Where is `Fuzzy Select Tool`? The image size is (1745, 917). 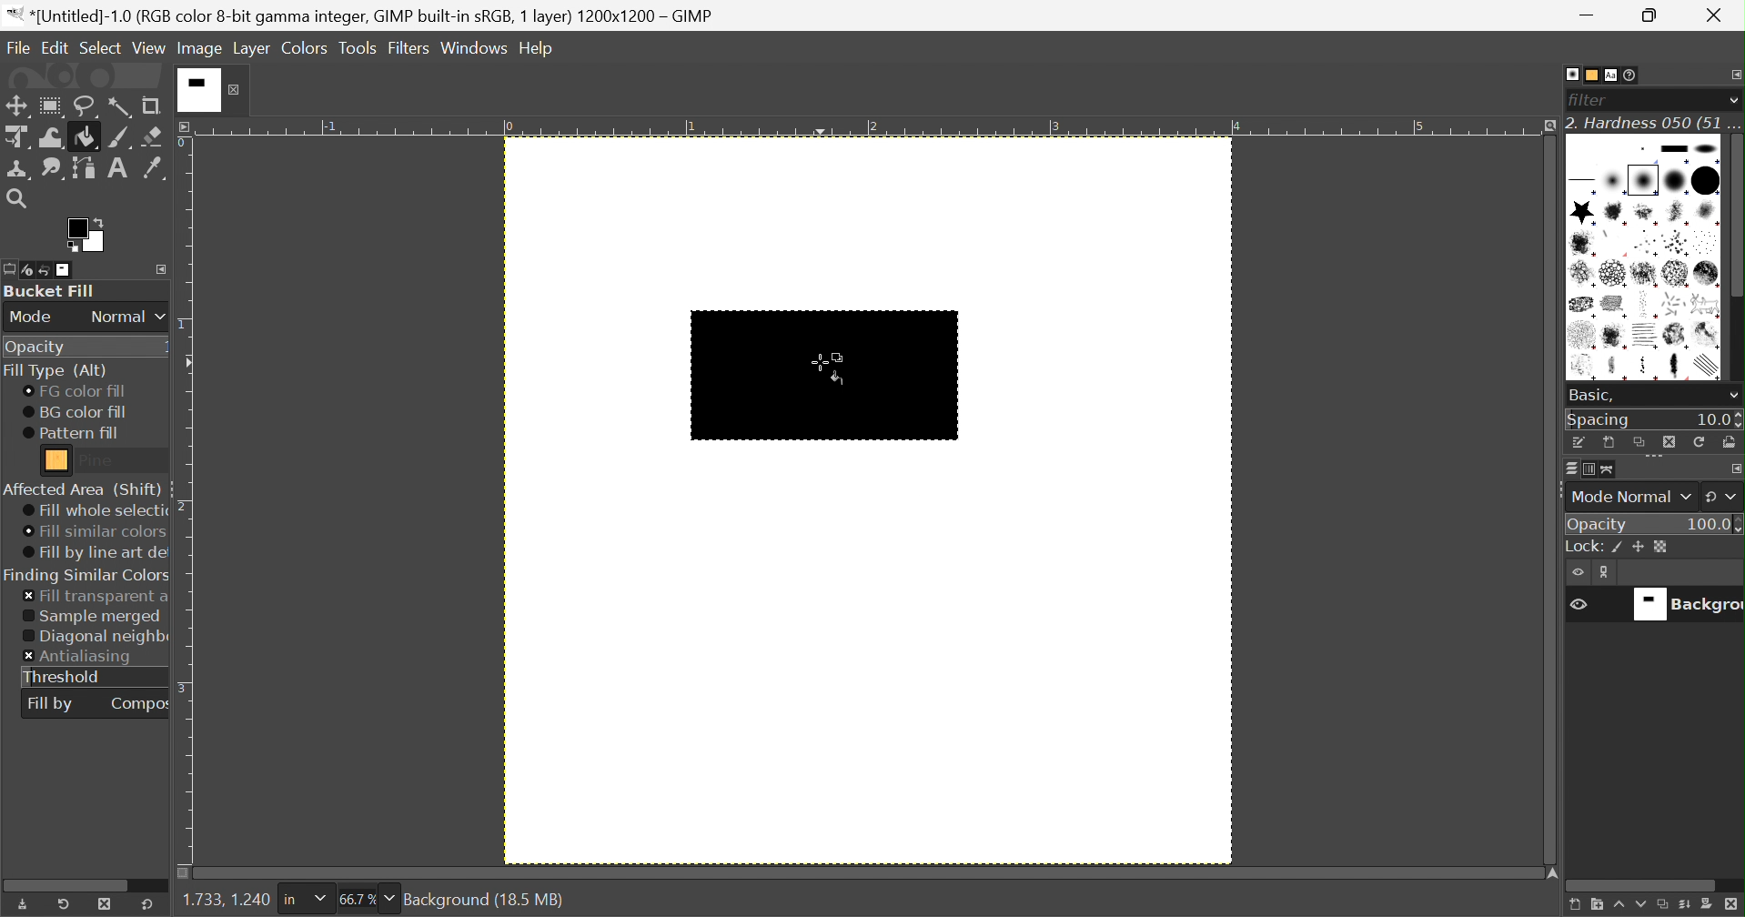
Fuzzy Select Tool is located at coordinates (120, 107).